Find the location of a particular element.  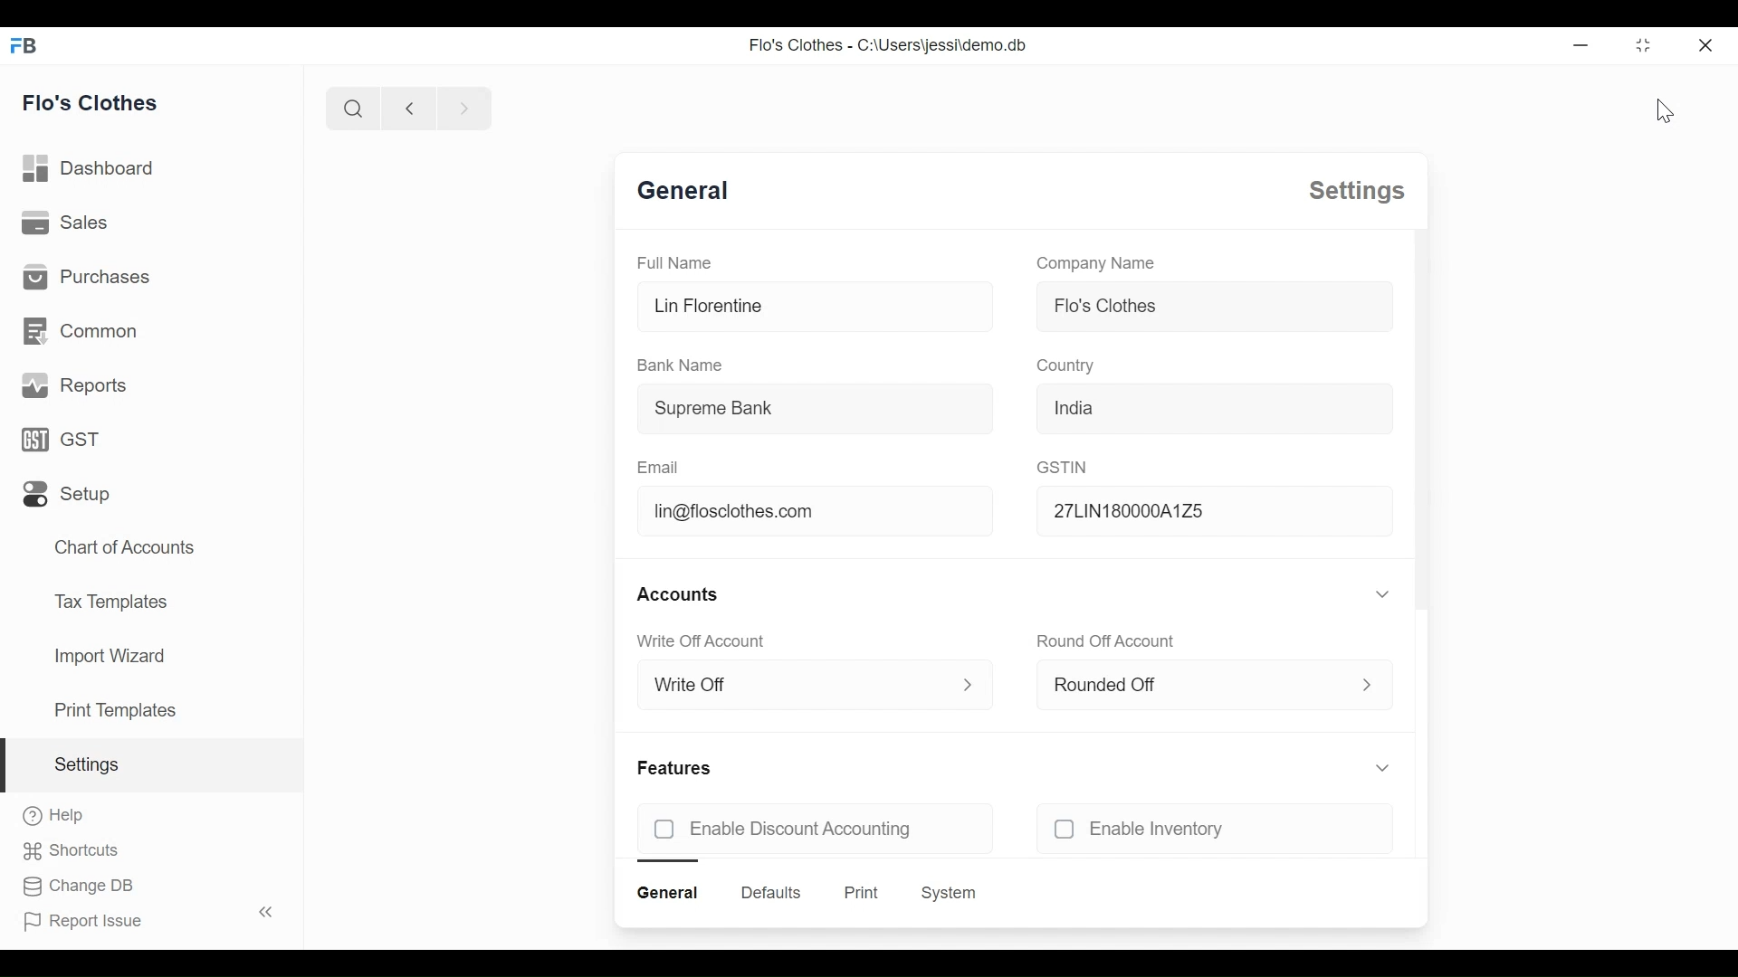

import wizard is located at coordinates (109, 656).